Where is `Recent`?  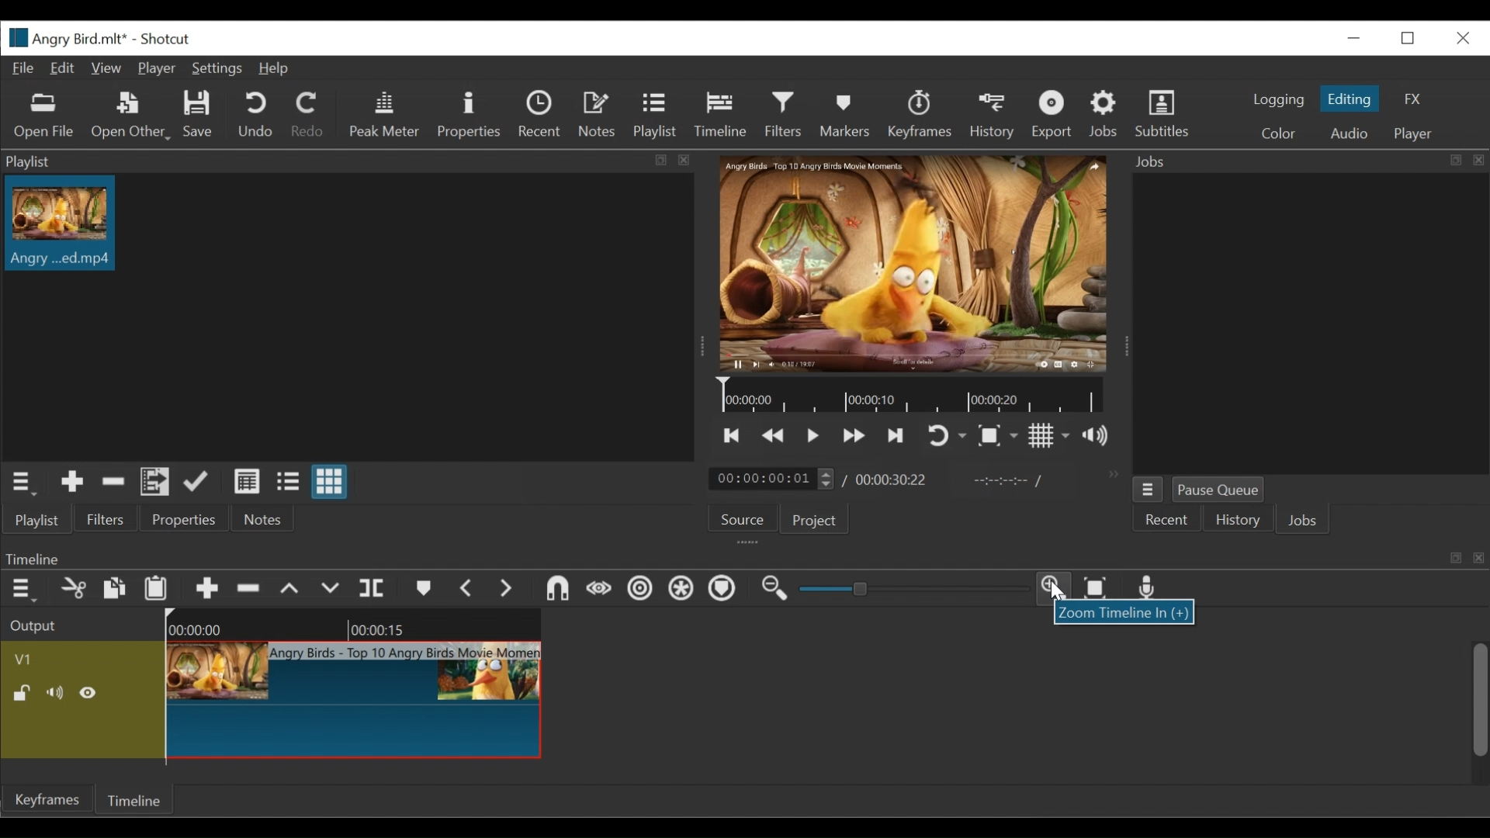 Recent is located at coordinates (539, 116).